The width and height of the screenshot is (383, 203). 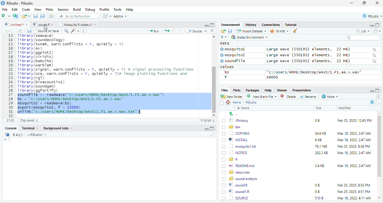 I want to click on Feb 25, 2025, 8:51 PM, so click(x=354, y=185).